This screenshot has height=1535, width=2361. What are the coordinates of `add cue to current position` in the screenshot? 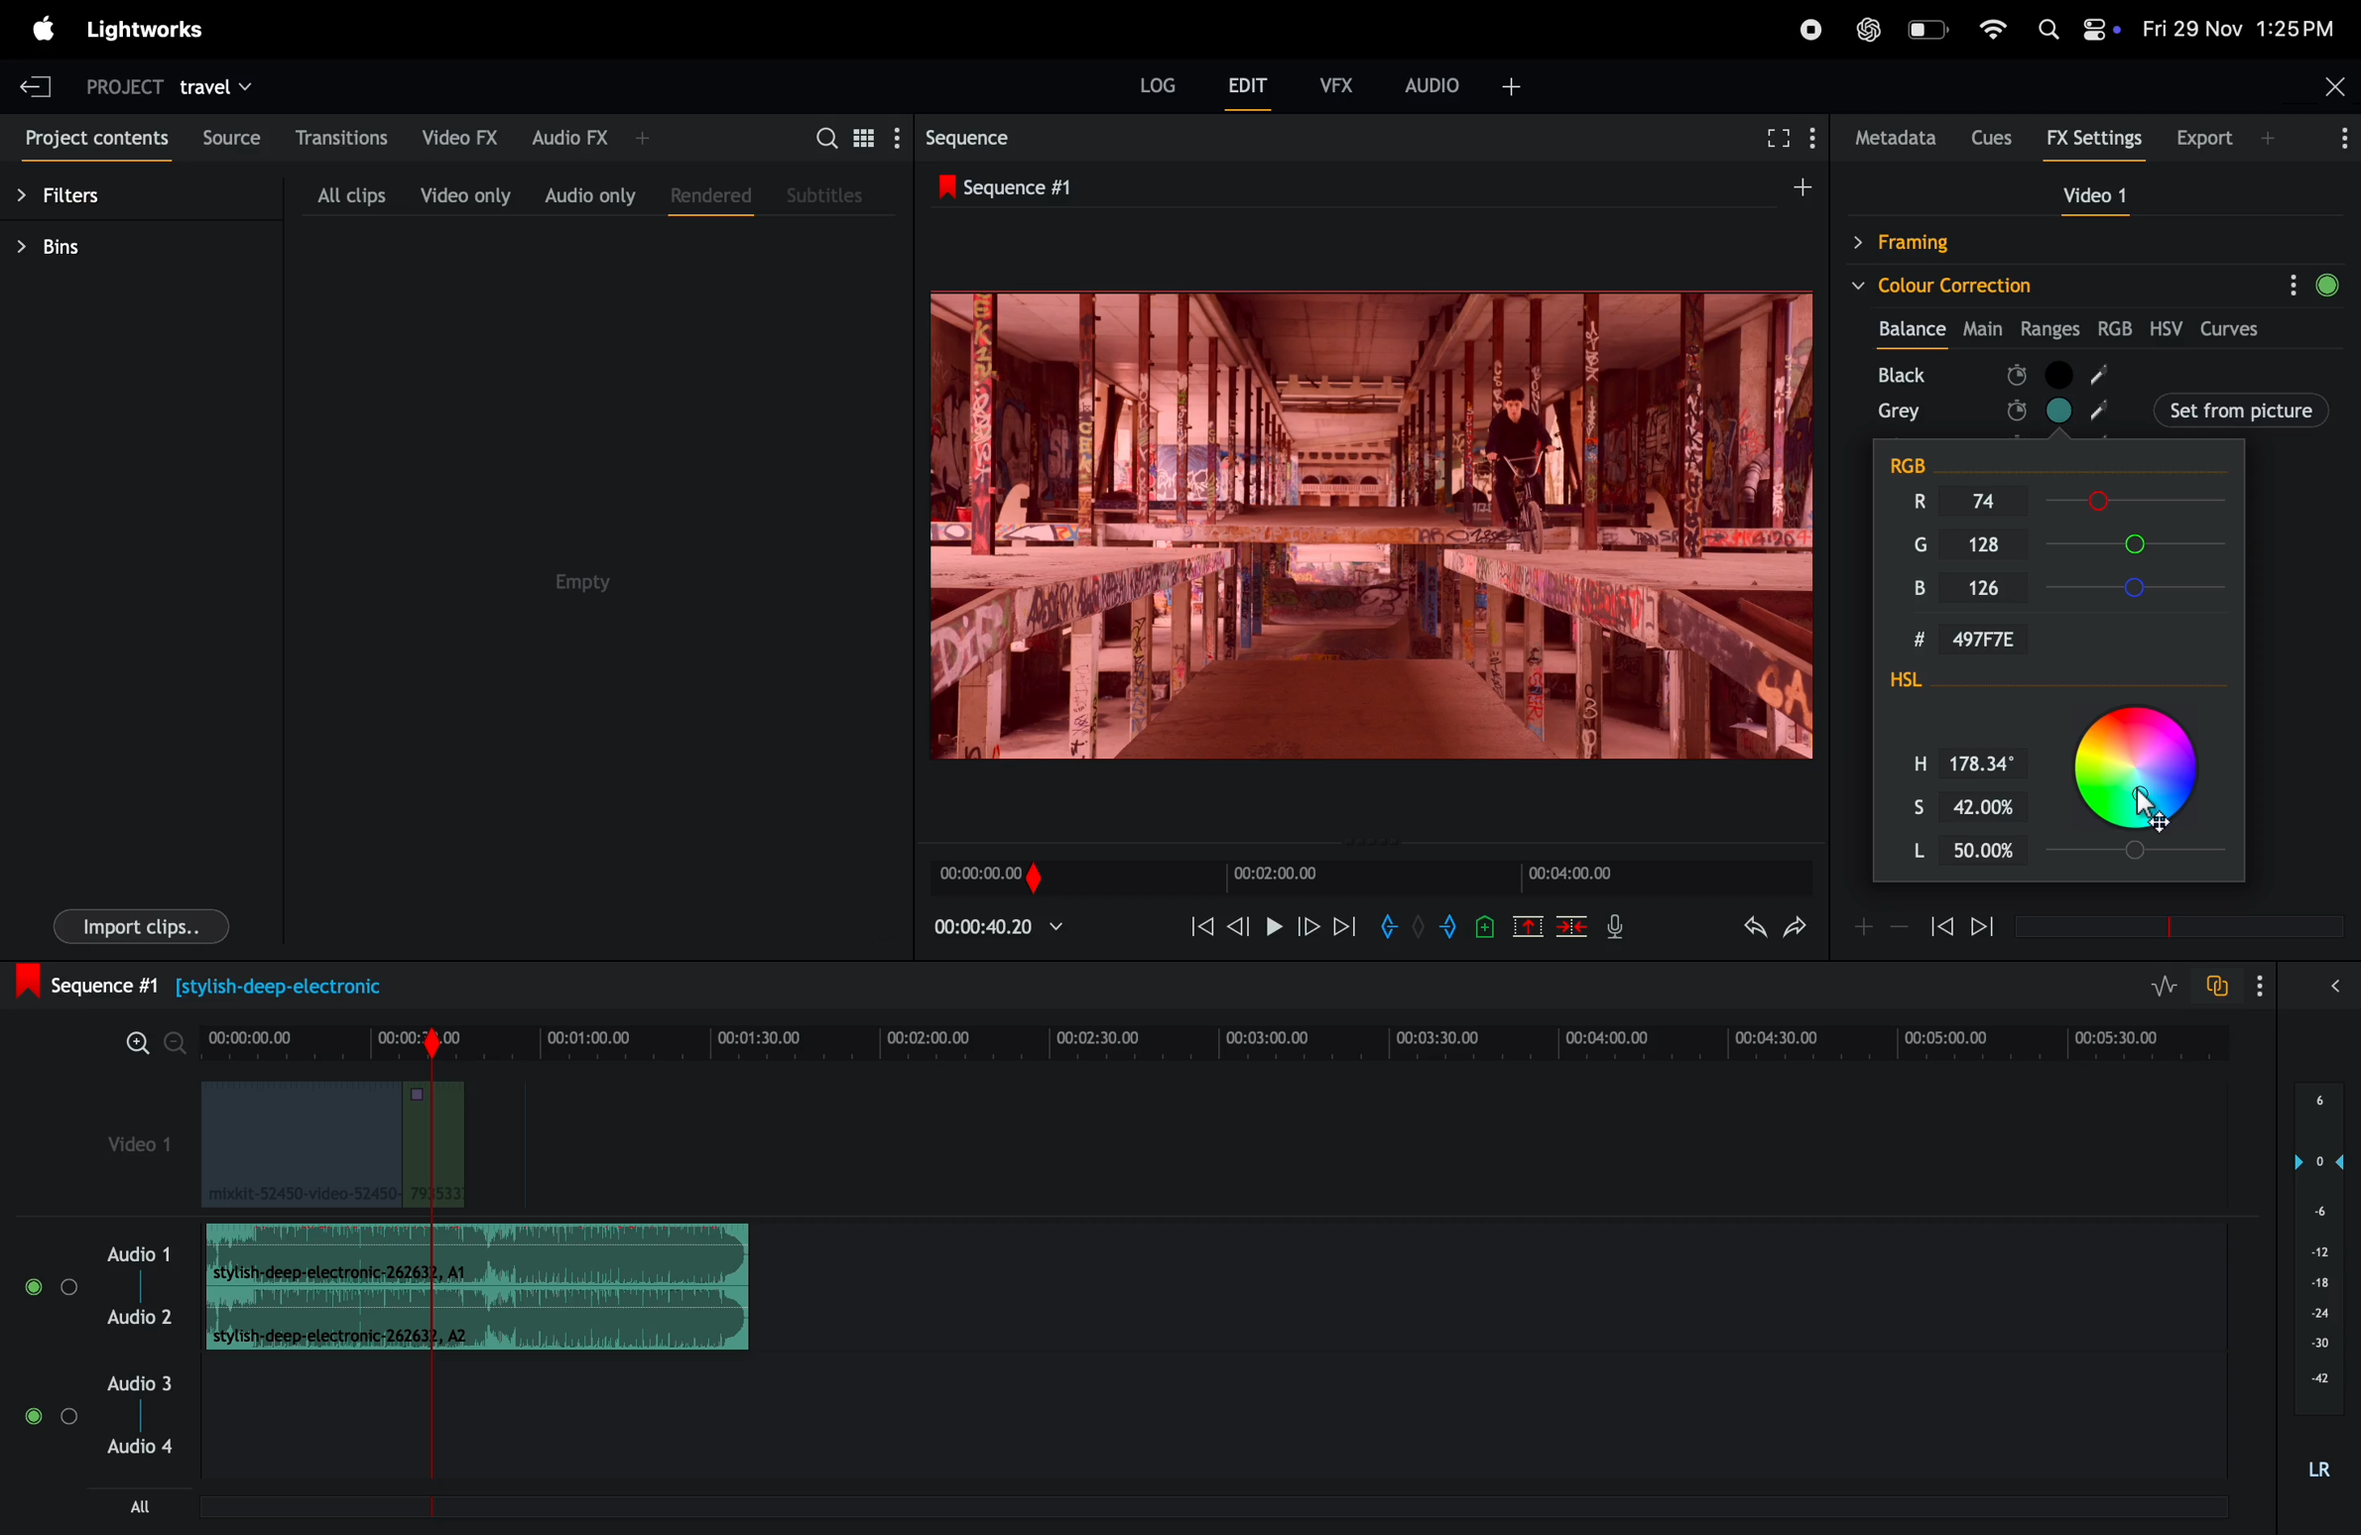 It's located at (1483, 929).